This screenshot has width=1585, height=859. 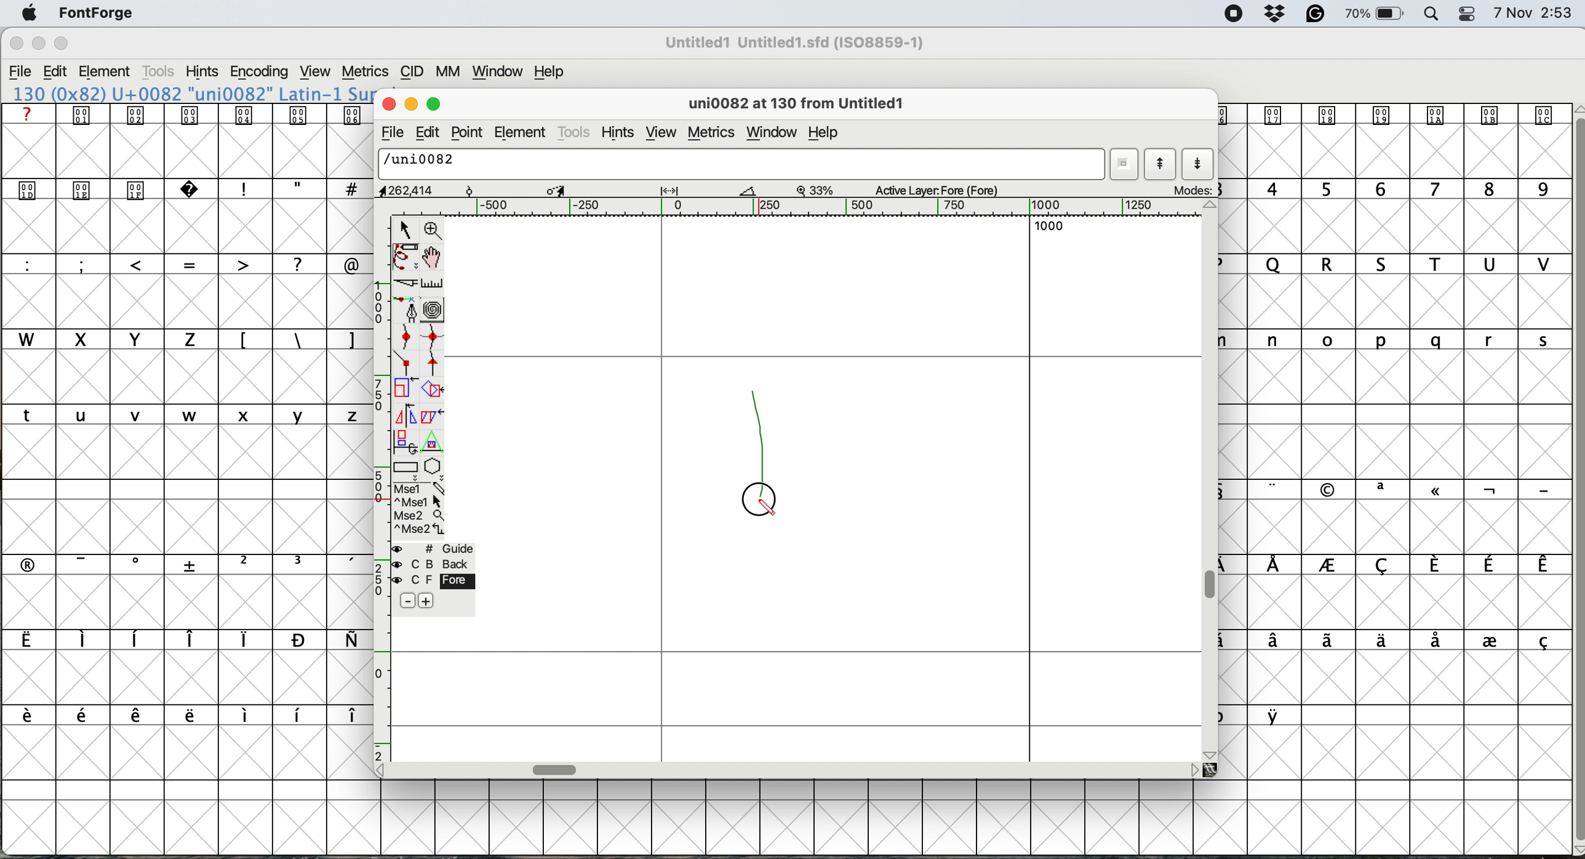 I want to click on battery, so click(x=1376, y=14).